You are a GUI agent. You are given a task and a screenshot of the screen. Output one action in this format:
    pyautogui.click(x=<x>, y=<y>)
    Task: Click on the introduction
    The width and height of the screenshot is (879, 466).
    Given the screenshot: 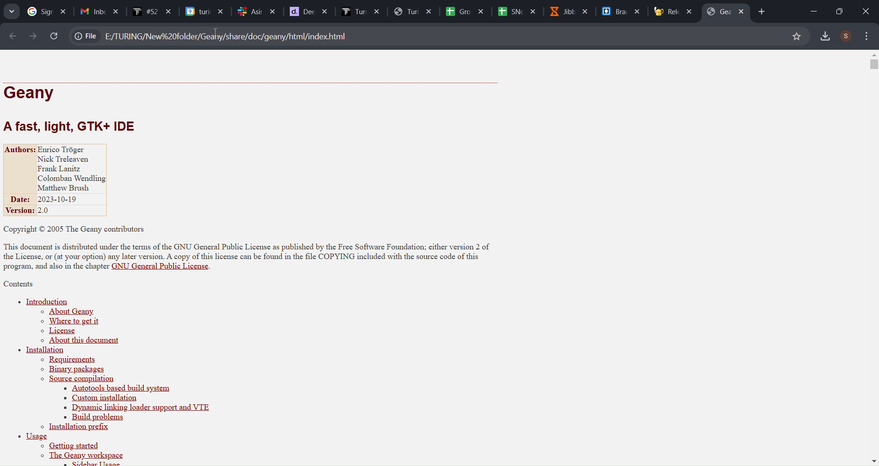 What is the action you would take?
    pyautogui.click(x=44, y=300)
    